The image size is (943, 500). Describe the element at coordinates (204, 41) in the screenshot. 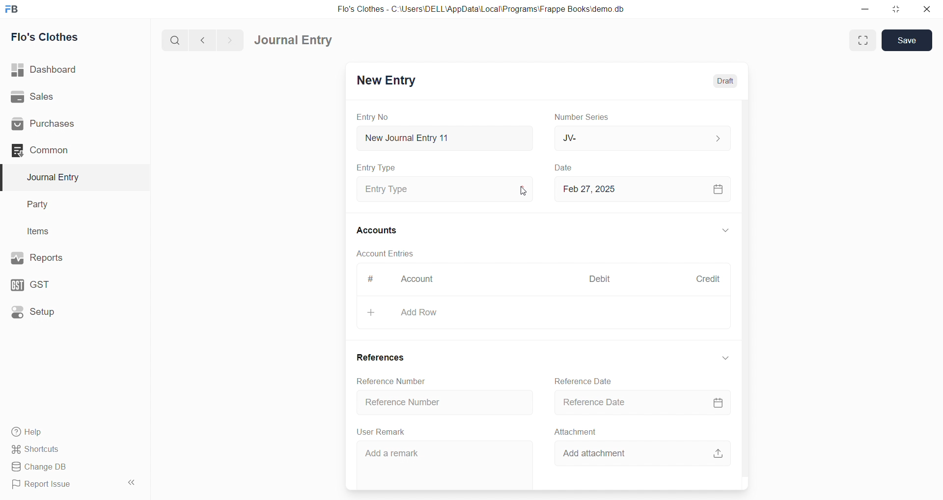

I see `navigate backward` at that location.